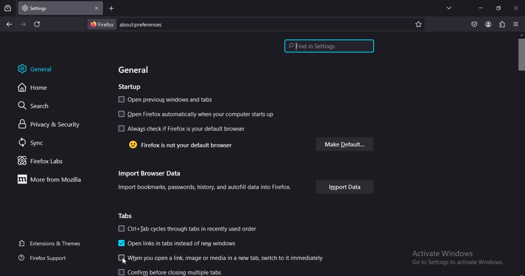 The image size is (525, 276). I want to click on import browser data, so click(153, 174).